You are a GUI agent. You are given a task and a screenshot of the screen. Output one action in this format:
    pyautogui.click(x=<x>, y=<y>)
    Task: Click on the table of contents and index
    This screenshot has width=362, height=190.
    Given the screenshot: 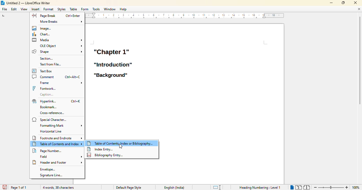 What is the action you would take?
    pyautogui.click(x=58, y=144)
    